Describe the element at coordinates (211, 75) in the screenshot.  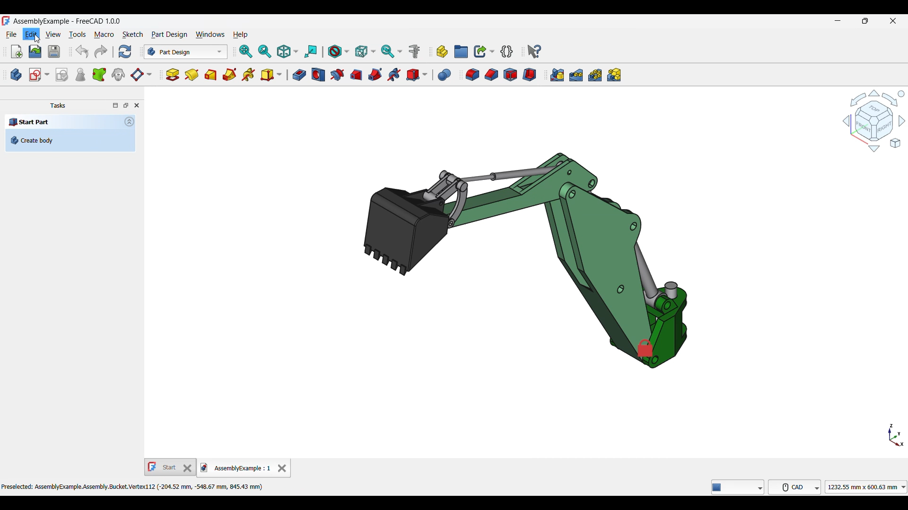
I see `Additive loft` at that location.